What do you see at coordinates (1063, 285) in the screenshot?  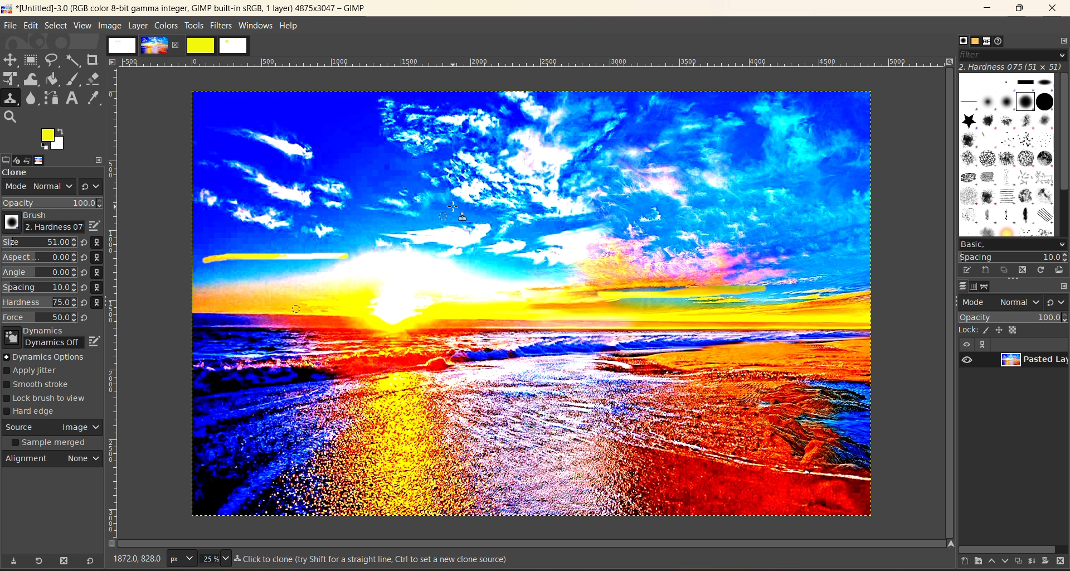 I see `configure` at bounding box center [1063, 285].